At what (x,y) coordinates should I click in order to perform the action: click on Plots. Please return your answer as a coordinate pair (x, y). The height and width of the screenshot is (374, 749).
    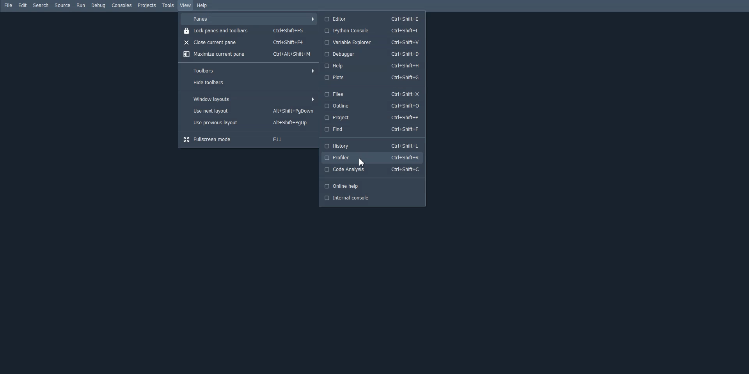
    Looking at the image, I should click on (371, 78).